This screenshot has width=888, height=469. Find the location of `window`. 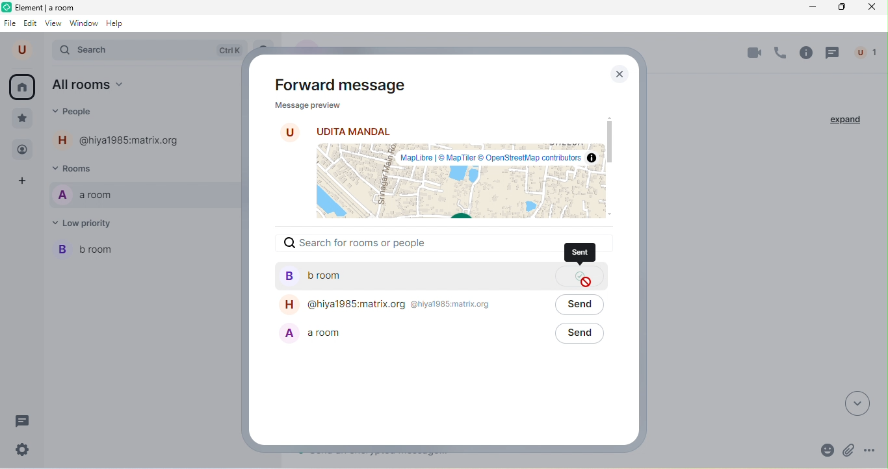

window is located at coordinates (84, 24).